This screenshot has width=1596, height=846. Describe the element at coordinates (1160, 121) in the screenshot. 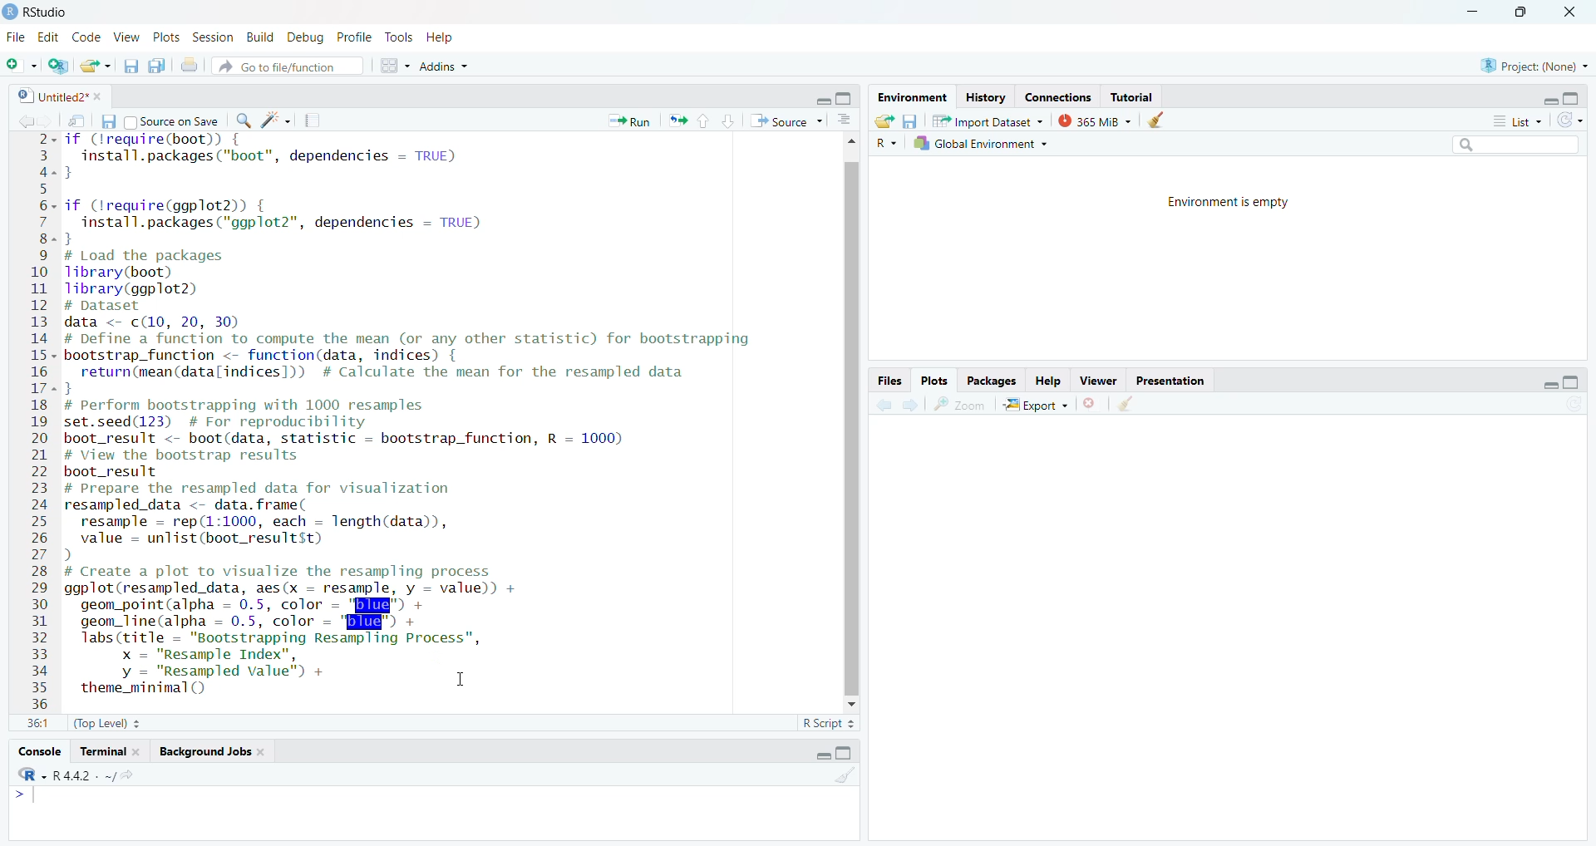

I see `clear history` at that location.